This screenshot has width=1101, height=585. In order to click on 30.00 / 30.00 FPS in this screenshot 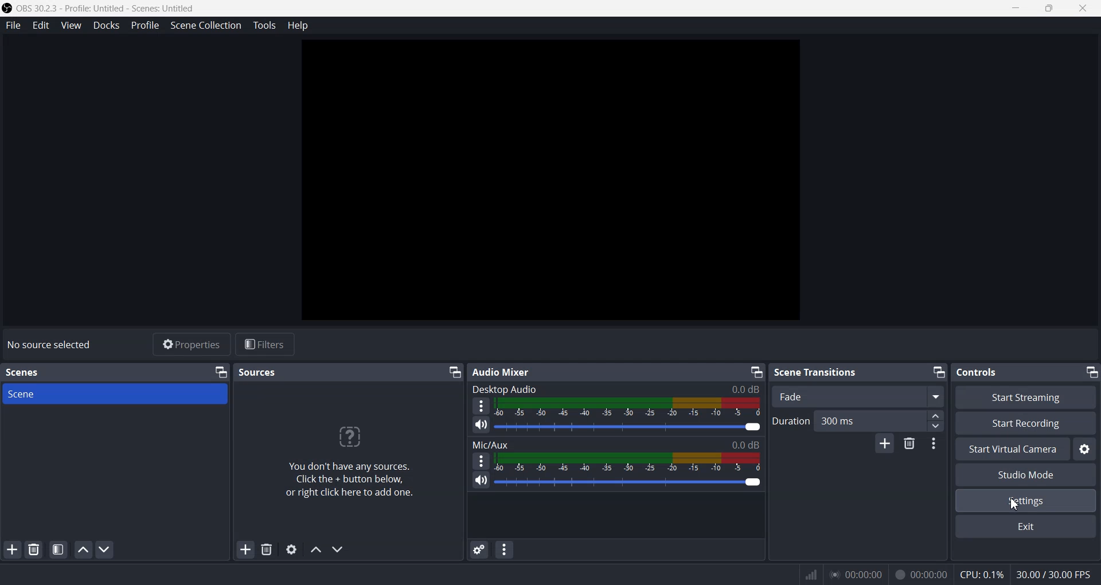, I will do `click(1056, 574)`.